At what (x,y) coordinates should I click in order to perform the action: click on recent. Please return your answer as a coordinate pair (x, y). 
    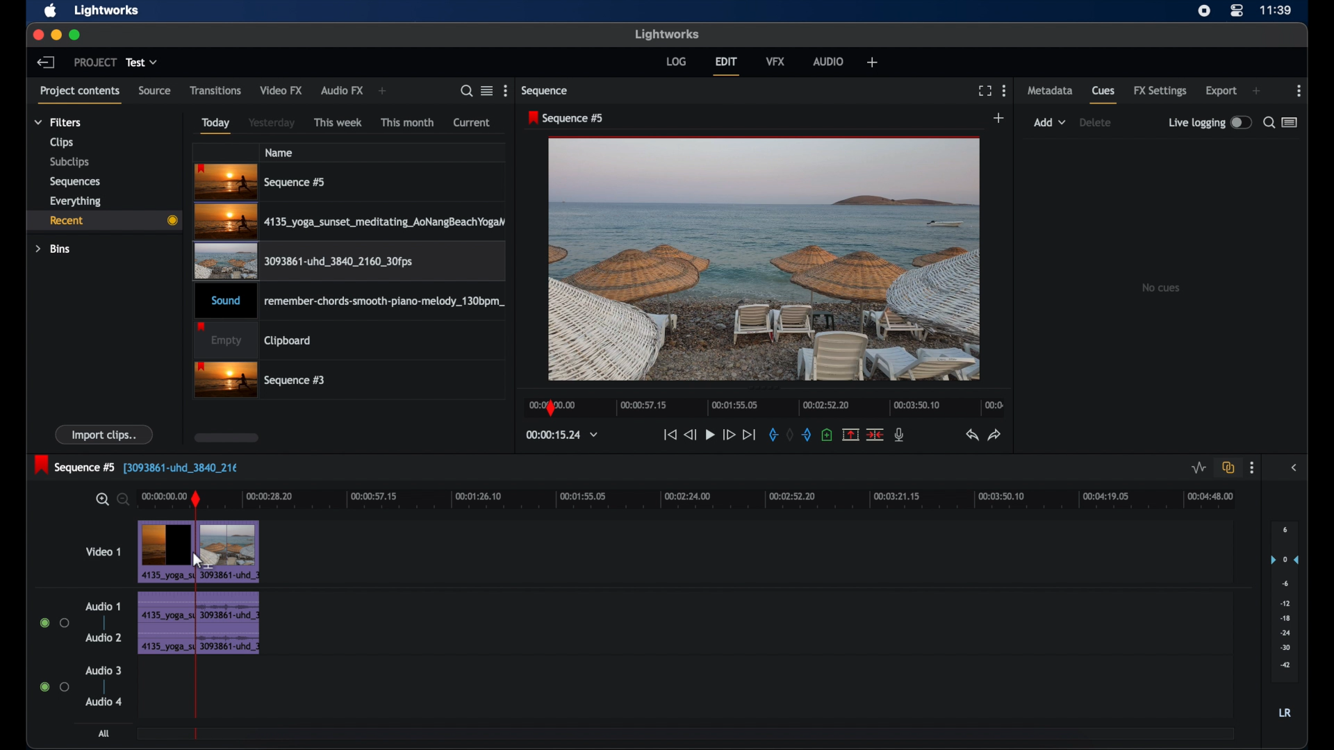
    Looking at the image, I should click on (104, 221).